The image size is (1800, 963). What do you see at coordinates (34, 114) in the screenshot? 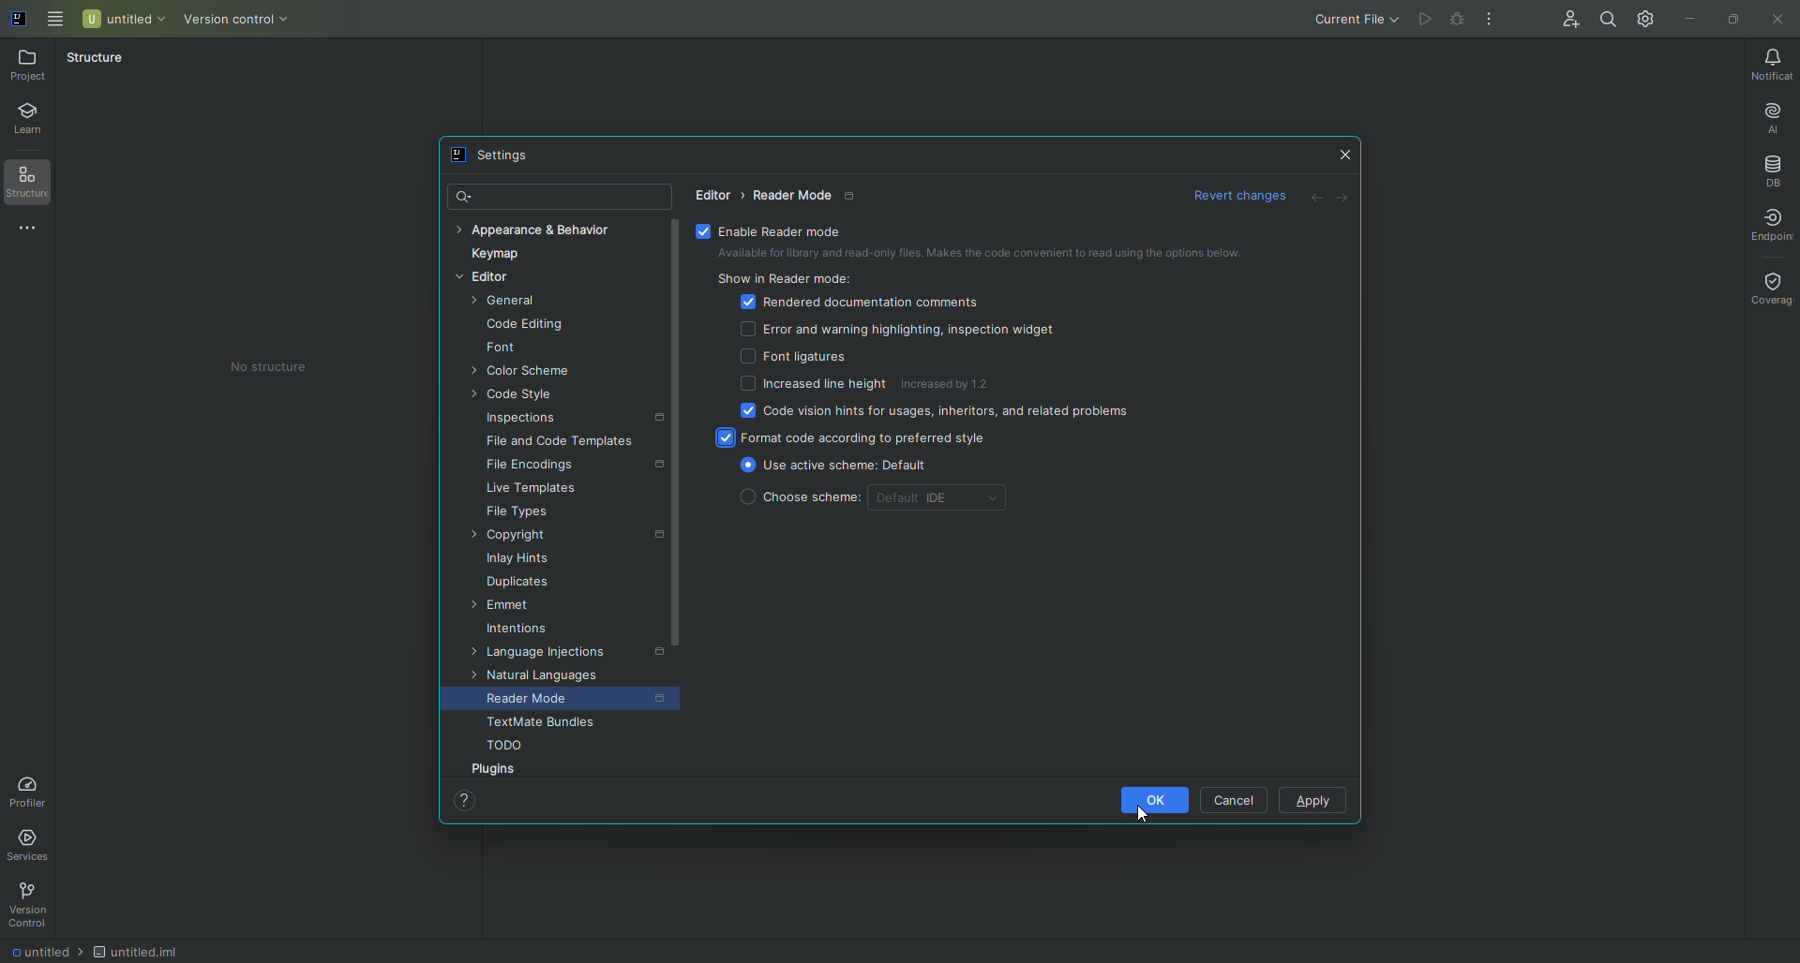
I see `Learn` at bounding box center [34, 114].